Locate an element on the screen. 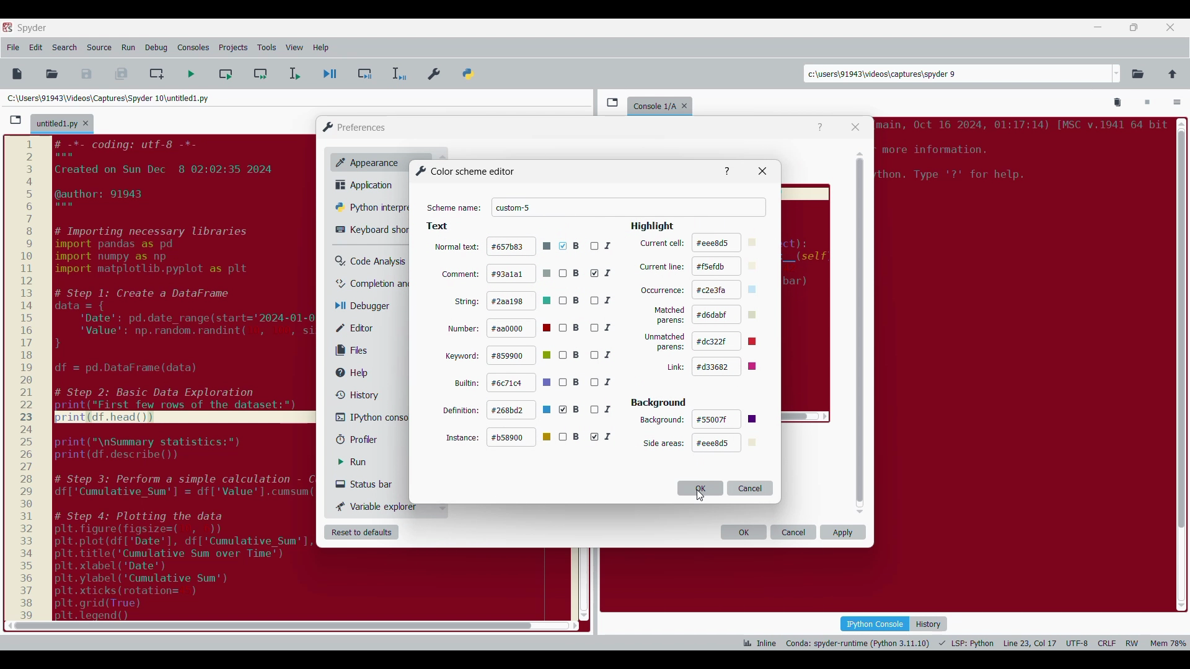  link is located at coordinates (674, 367).